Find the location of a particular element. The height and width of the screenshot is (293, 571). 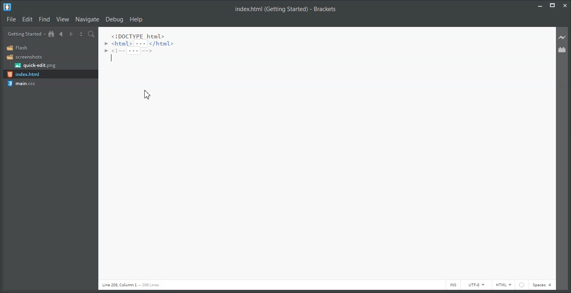

Split the editor vertically and horizontally is located at coordinates (81, 34).